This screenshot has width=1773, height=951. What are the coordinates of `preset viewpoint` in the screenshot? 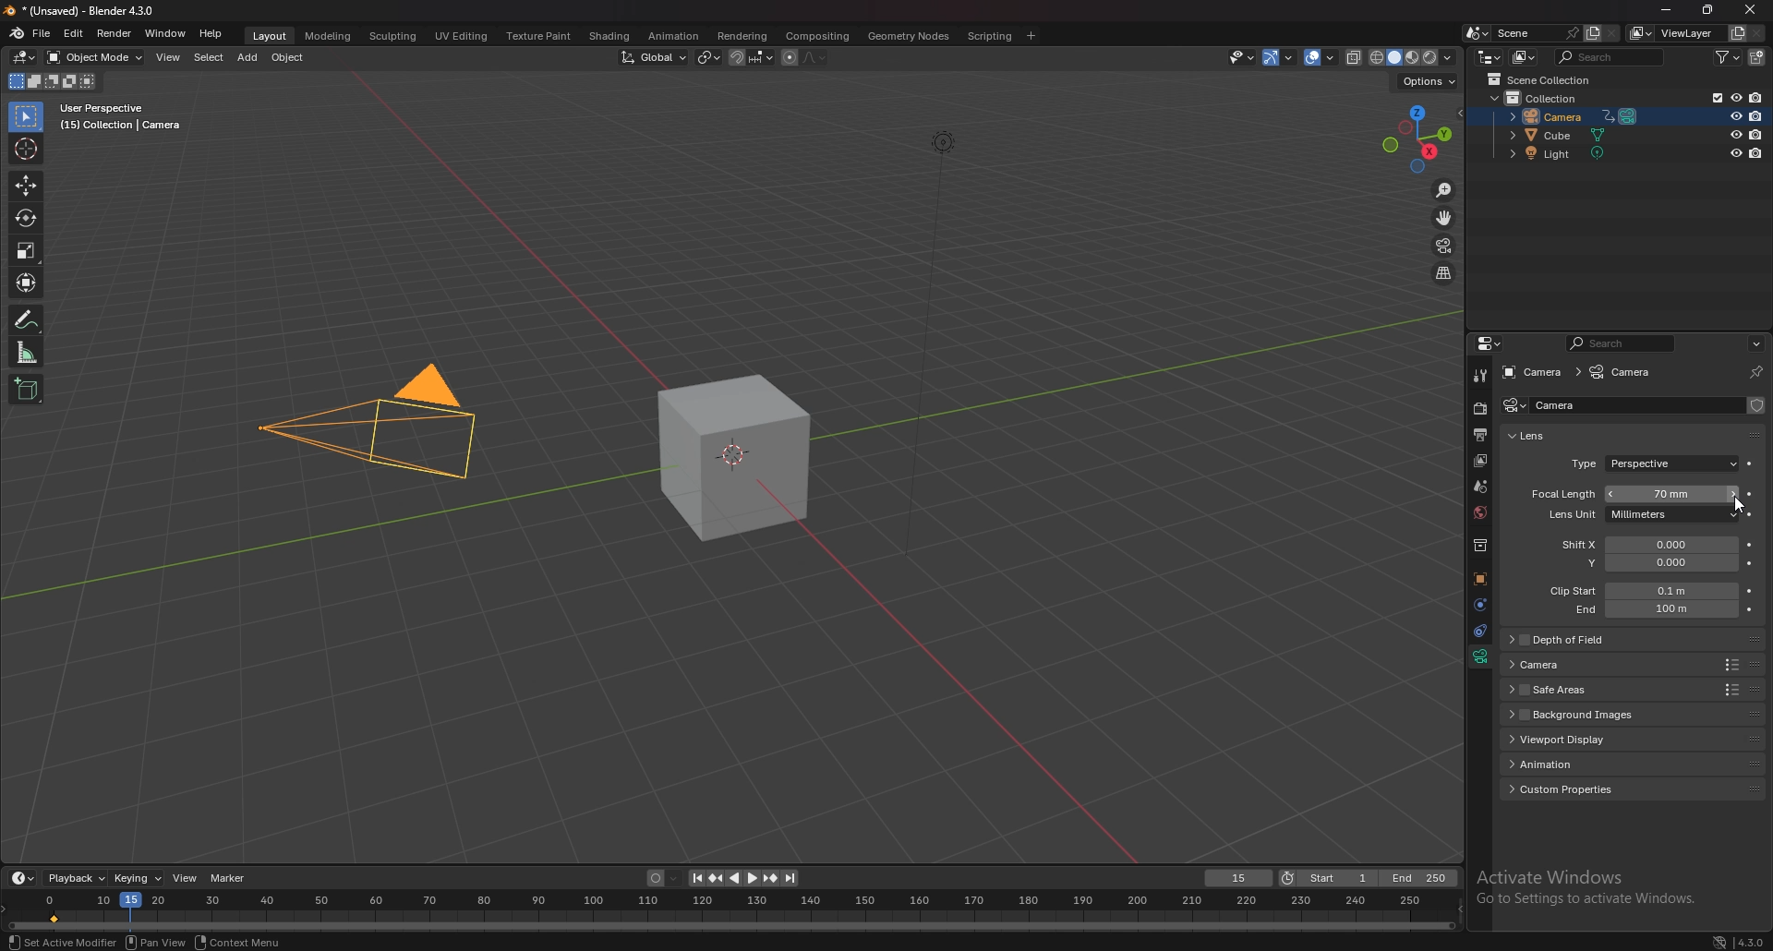 It's located at (1417, 138).